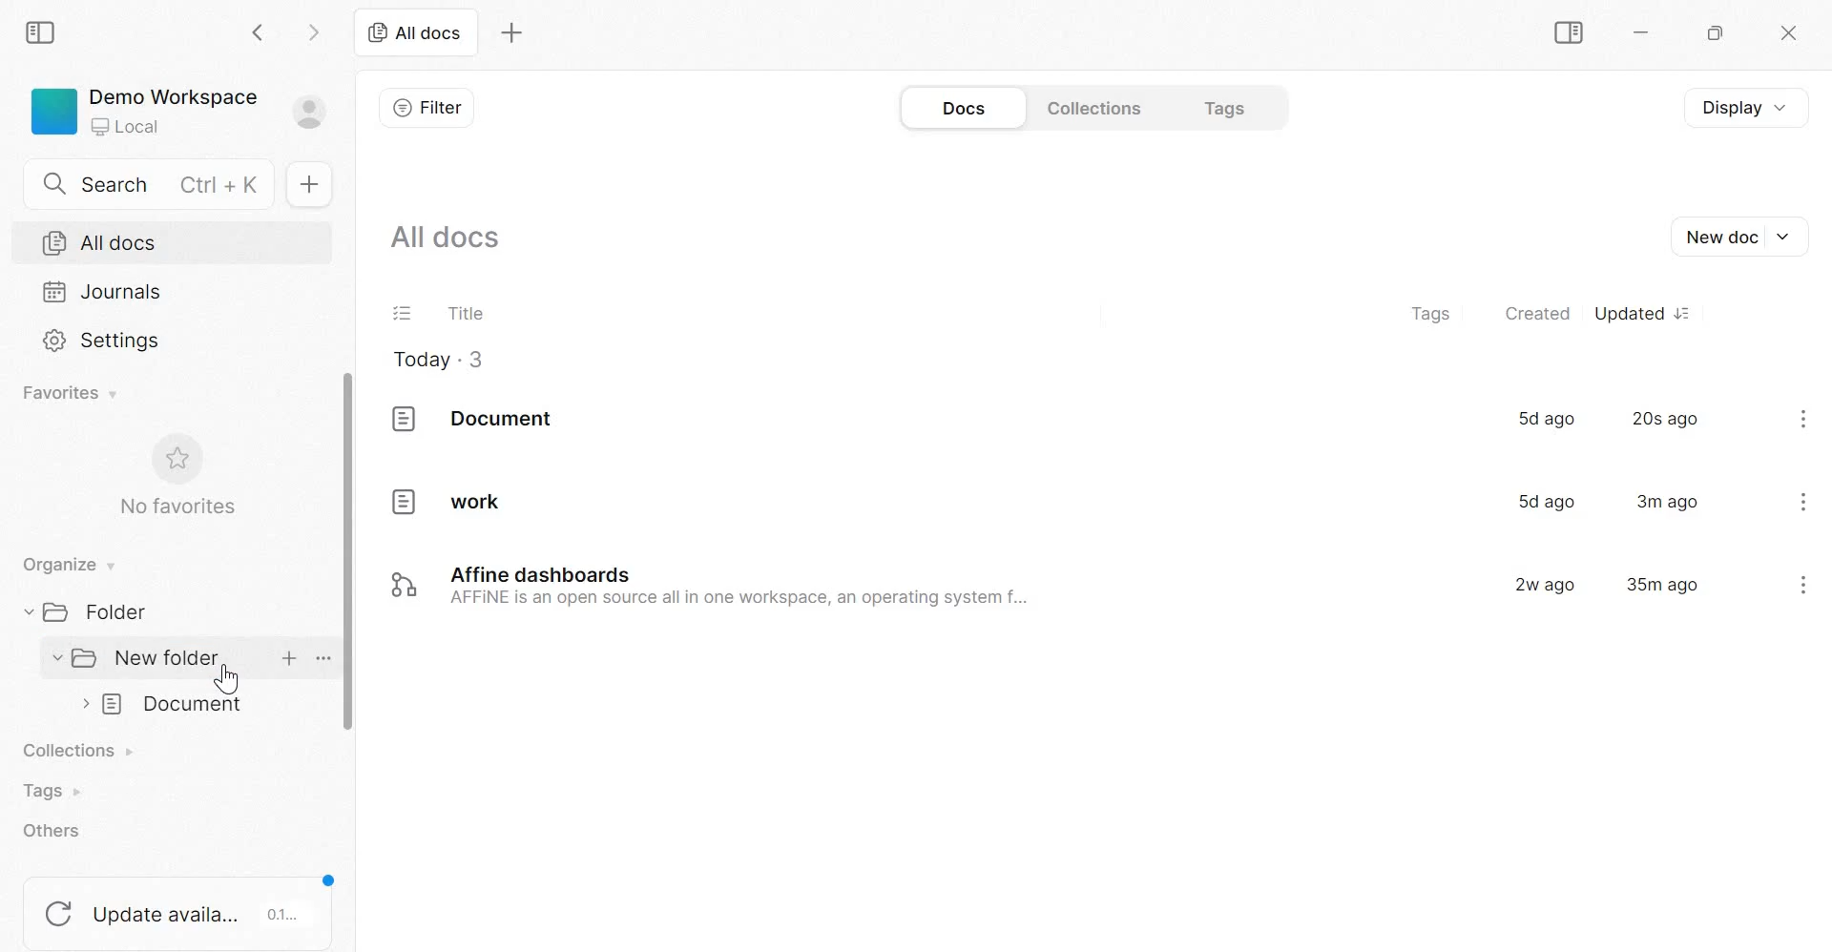 The height and width of the screenshot is (952, 1832). I want to click on Title, so click(465, 311).